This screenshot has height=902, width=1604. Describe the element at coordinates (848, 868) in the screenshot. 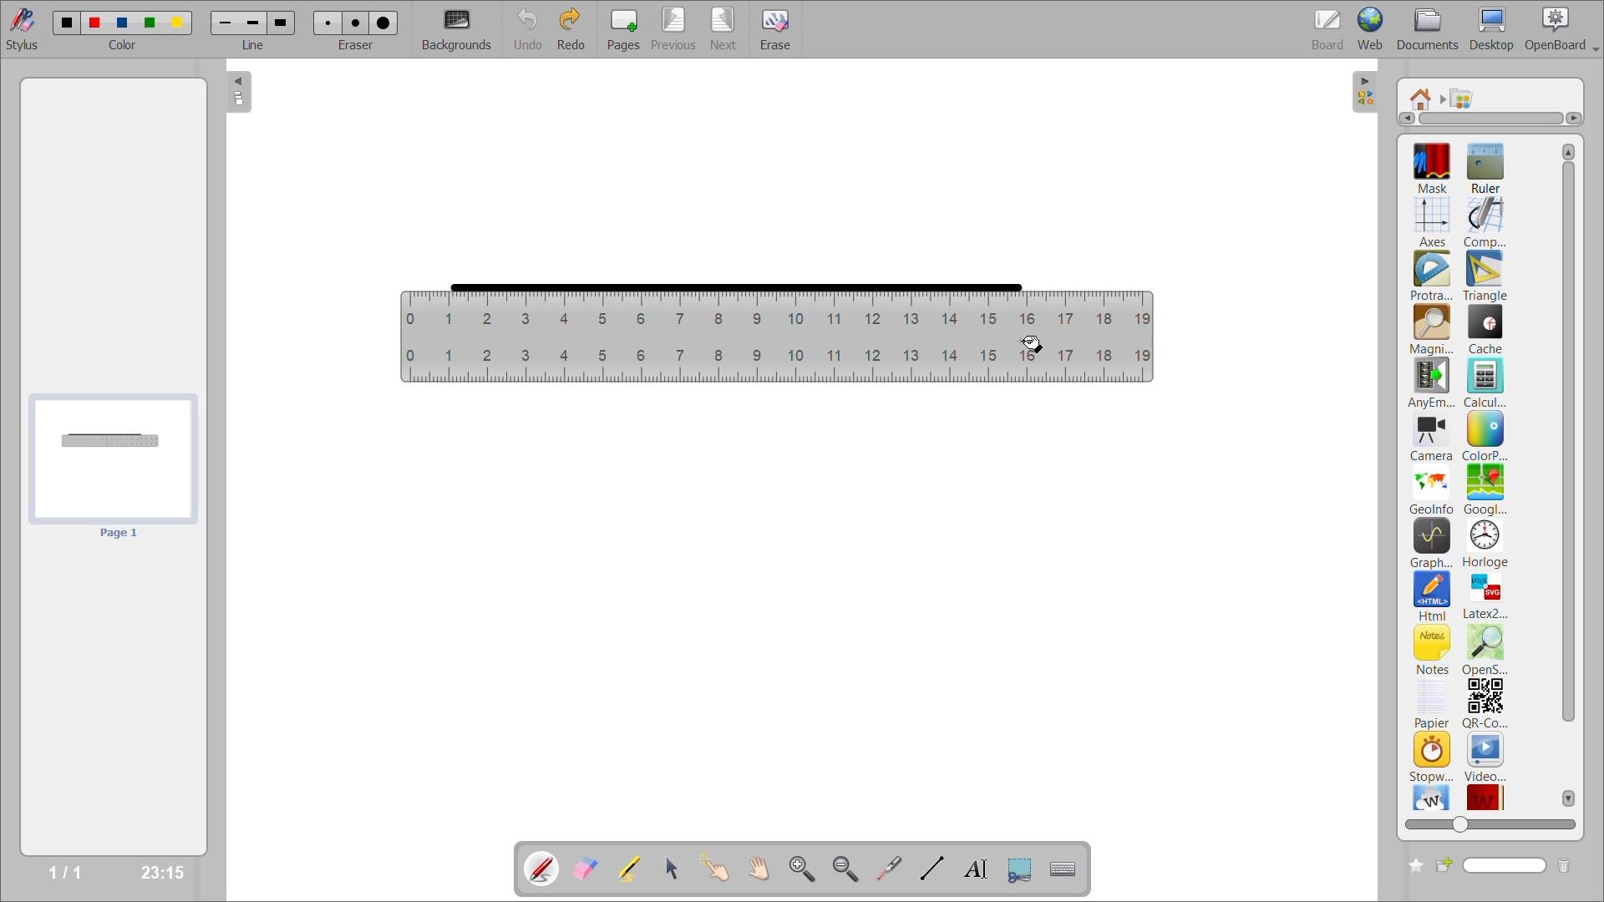

I see `zoom out` at that location.